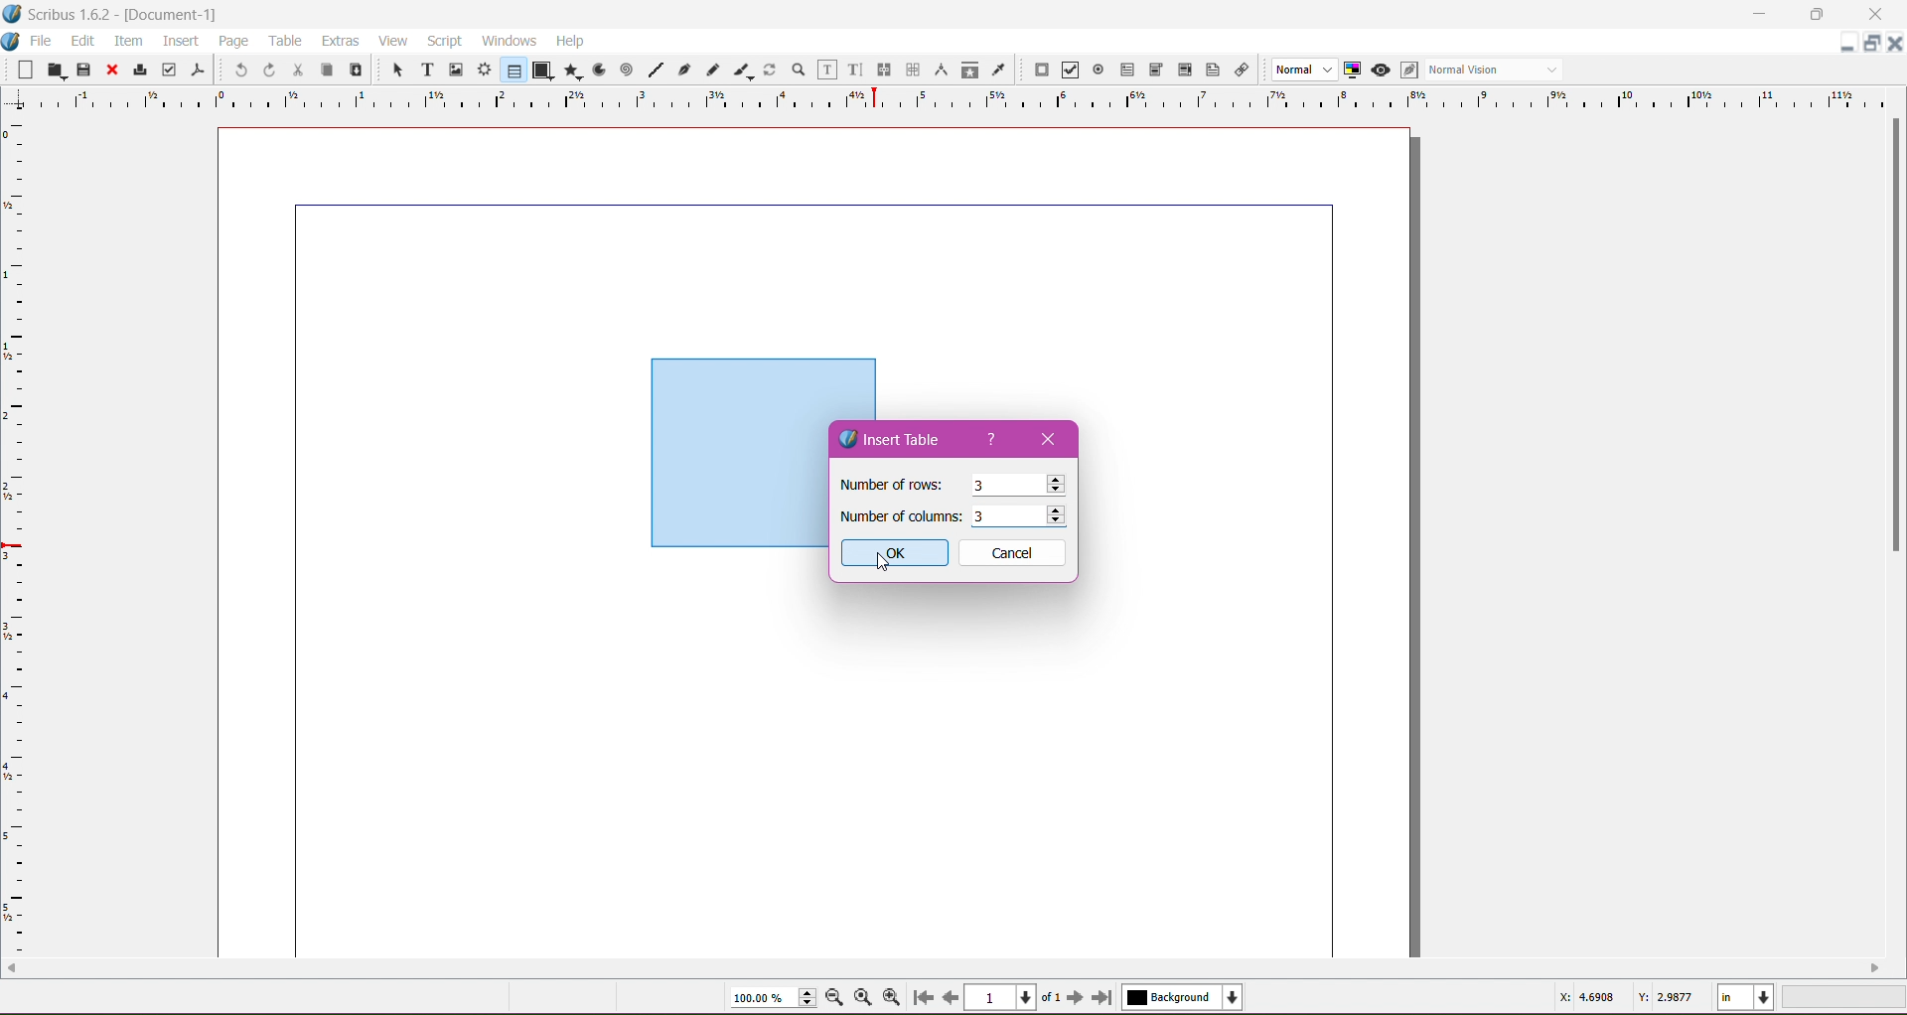  What do you see at coordinates (997, 70) in the screenshot?
I see `Eye Dropper` at bounding box center [997, 70].